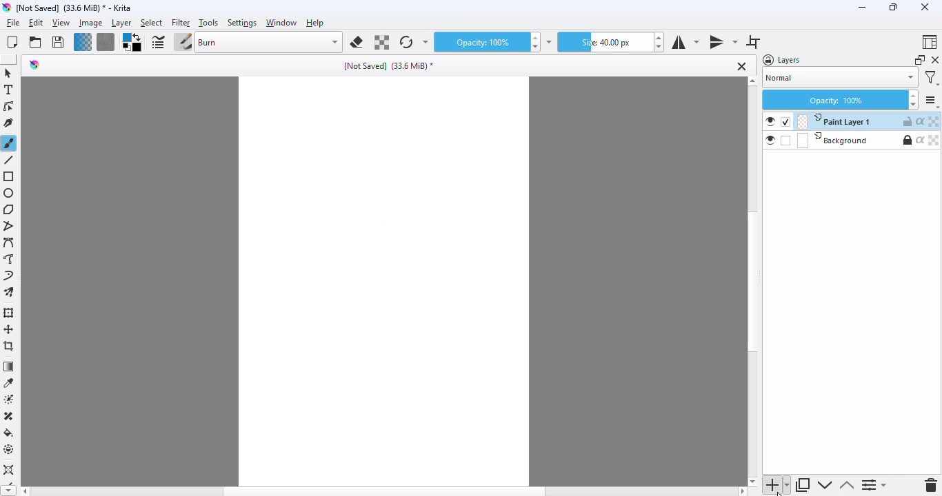 The height and width of the screenshot is (496, 942). What do you see at coordinates (779, 493) in the screenshot?
I see `cursor` at bounding box center [779, 493].